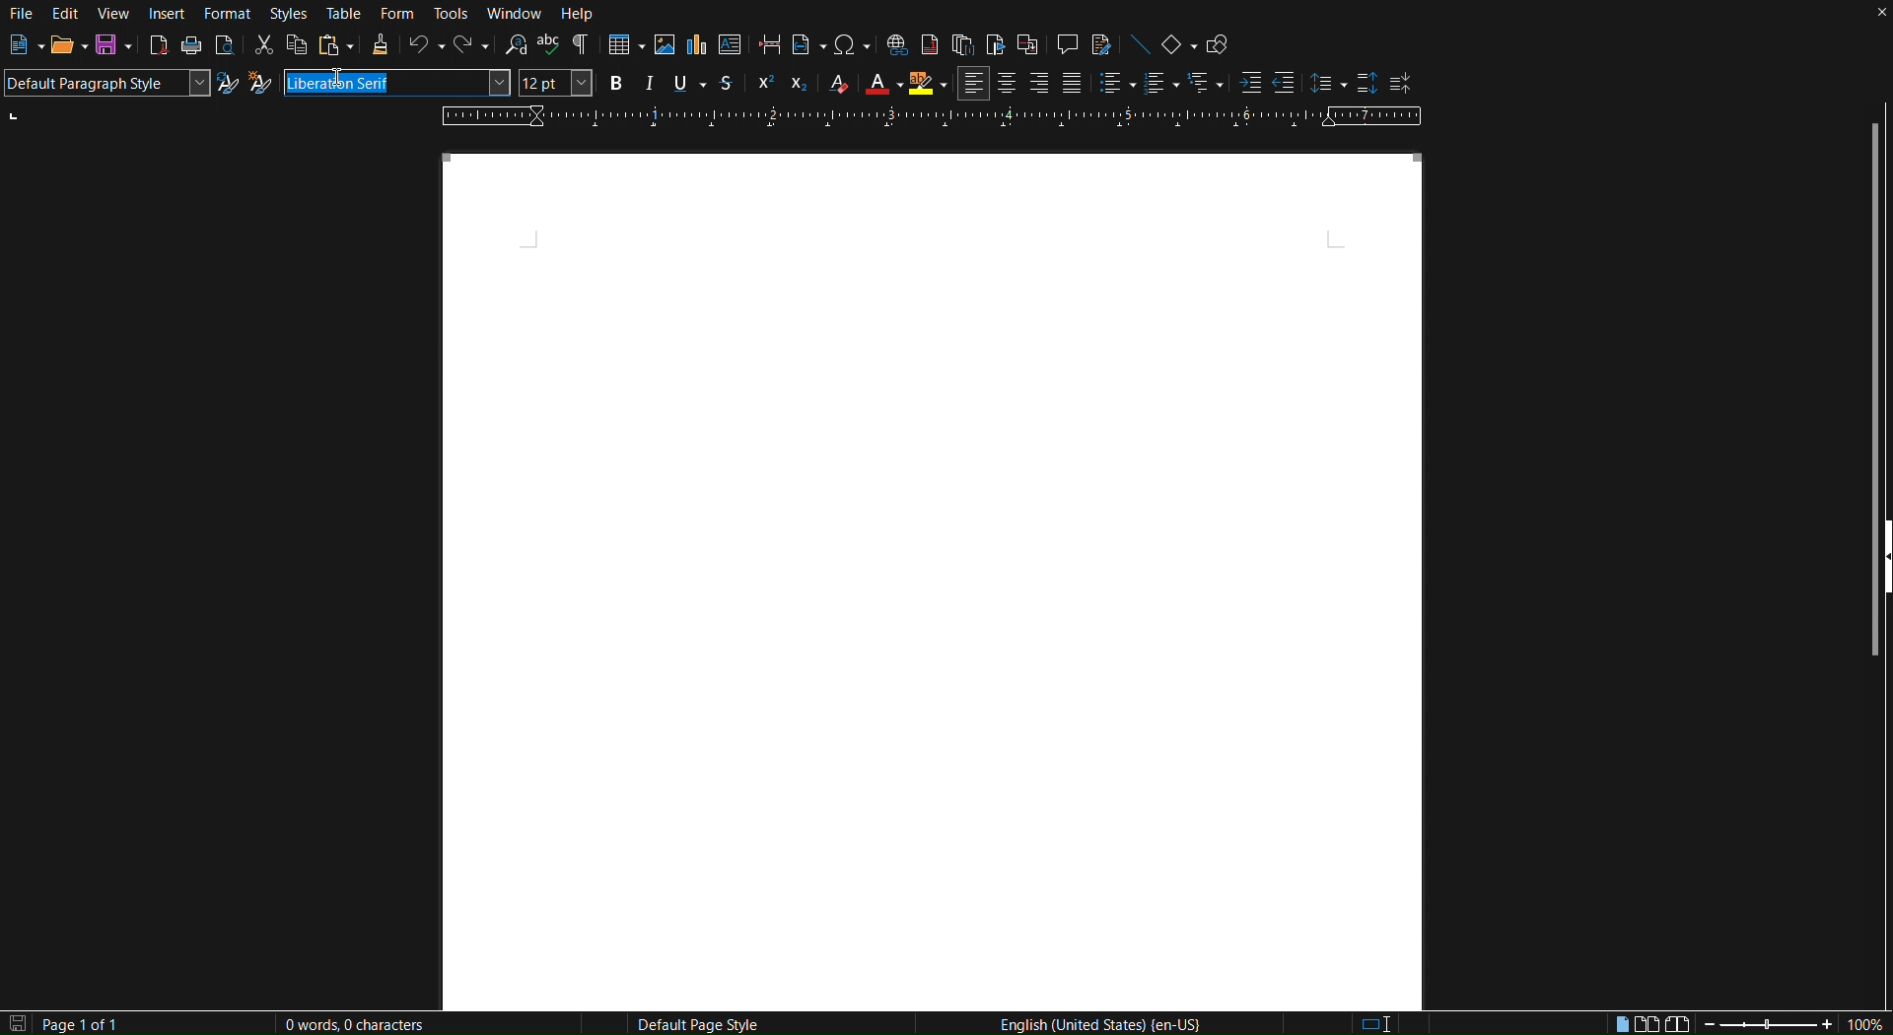  Describe the element at coordinates (61, 48) in the screenshot. I see `Open` at that location.